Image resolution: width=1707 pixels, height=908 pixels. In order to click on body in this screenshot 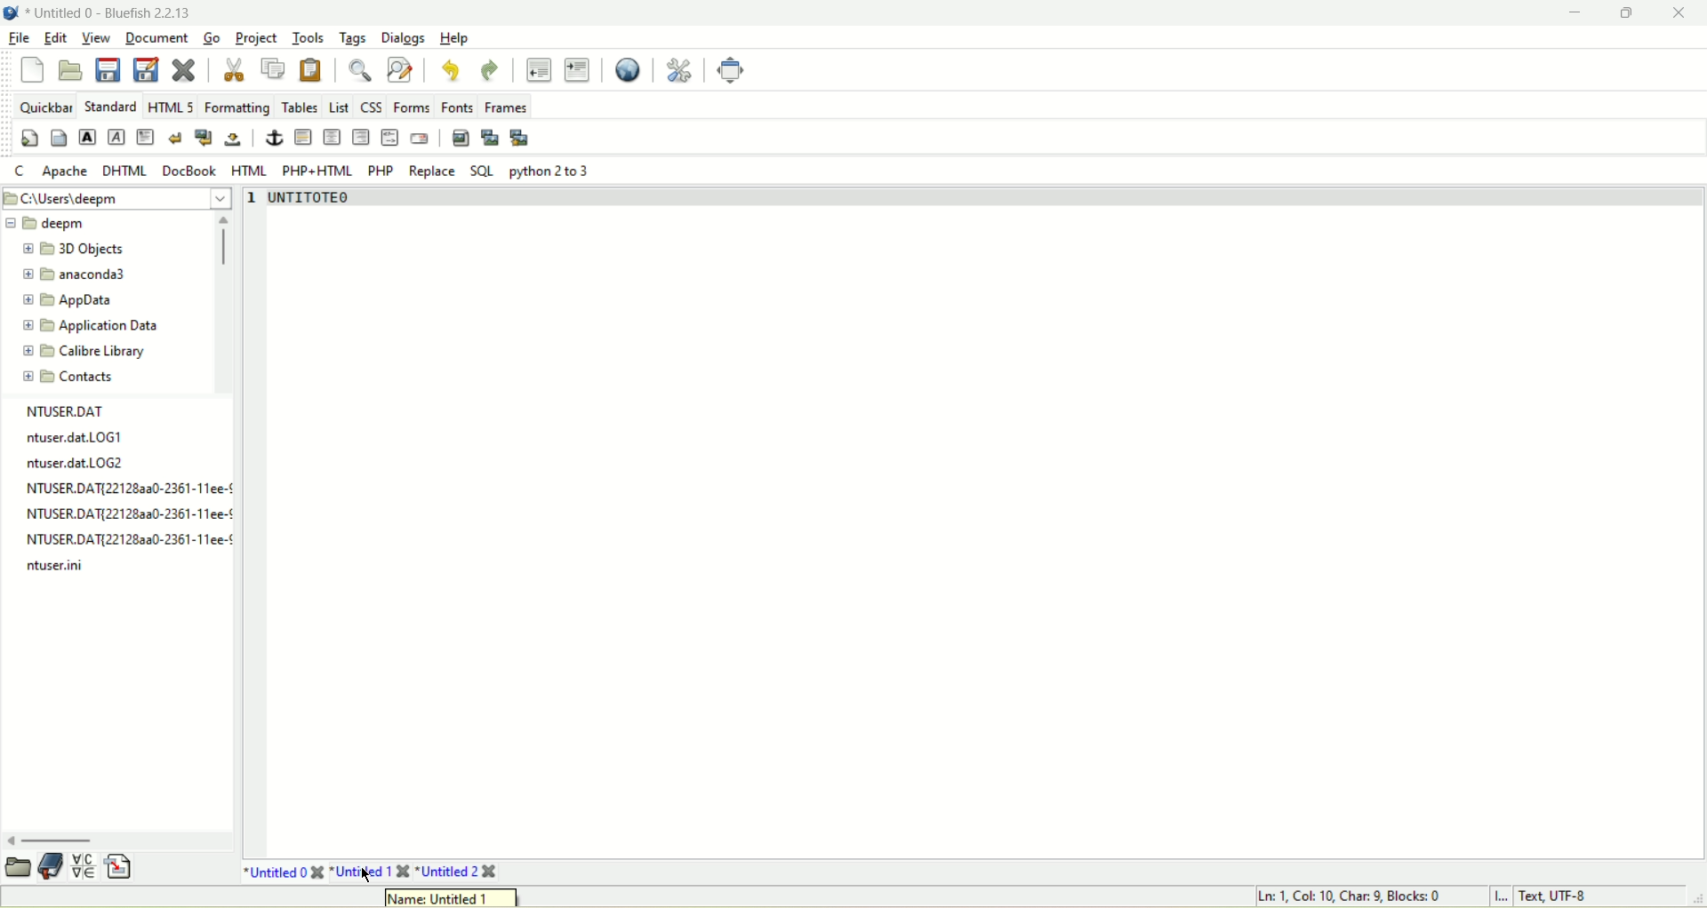, I will do `click(58, 138)`.